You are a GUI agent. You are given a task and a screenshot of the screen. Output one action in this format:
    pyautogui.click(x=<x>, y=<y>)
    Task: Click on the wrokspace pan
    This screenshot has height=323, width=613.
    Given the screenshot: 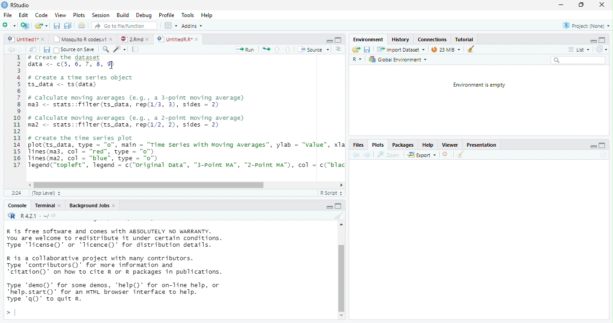 What is the action you would take?
    pyautogui.click(x=170, y=26)
    